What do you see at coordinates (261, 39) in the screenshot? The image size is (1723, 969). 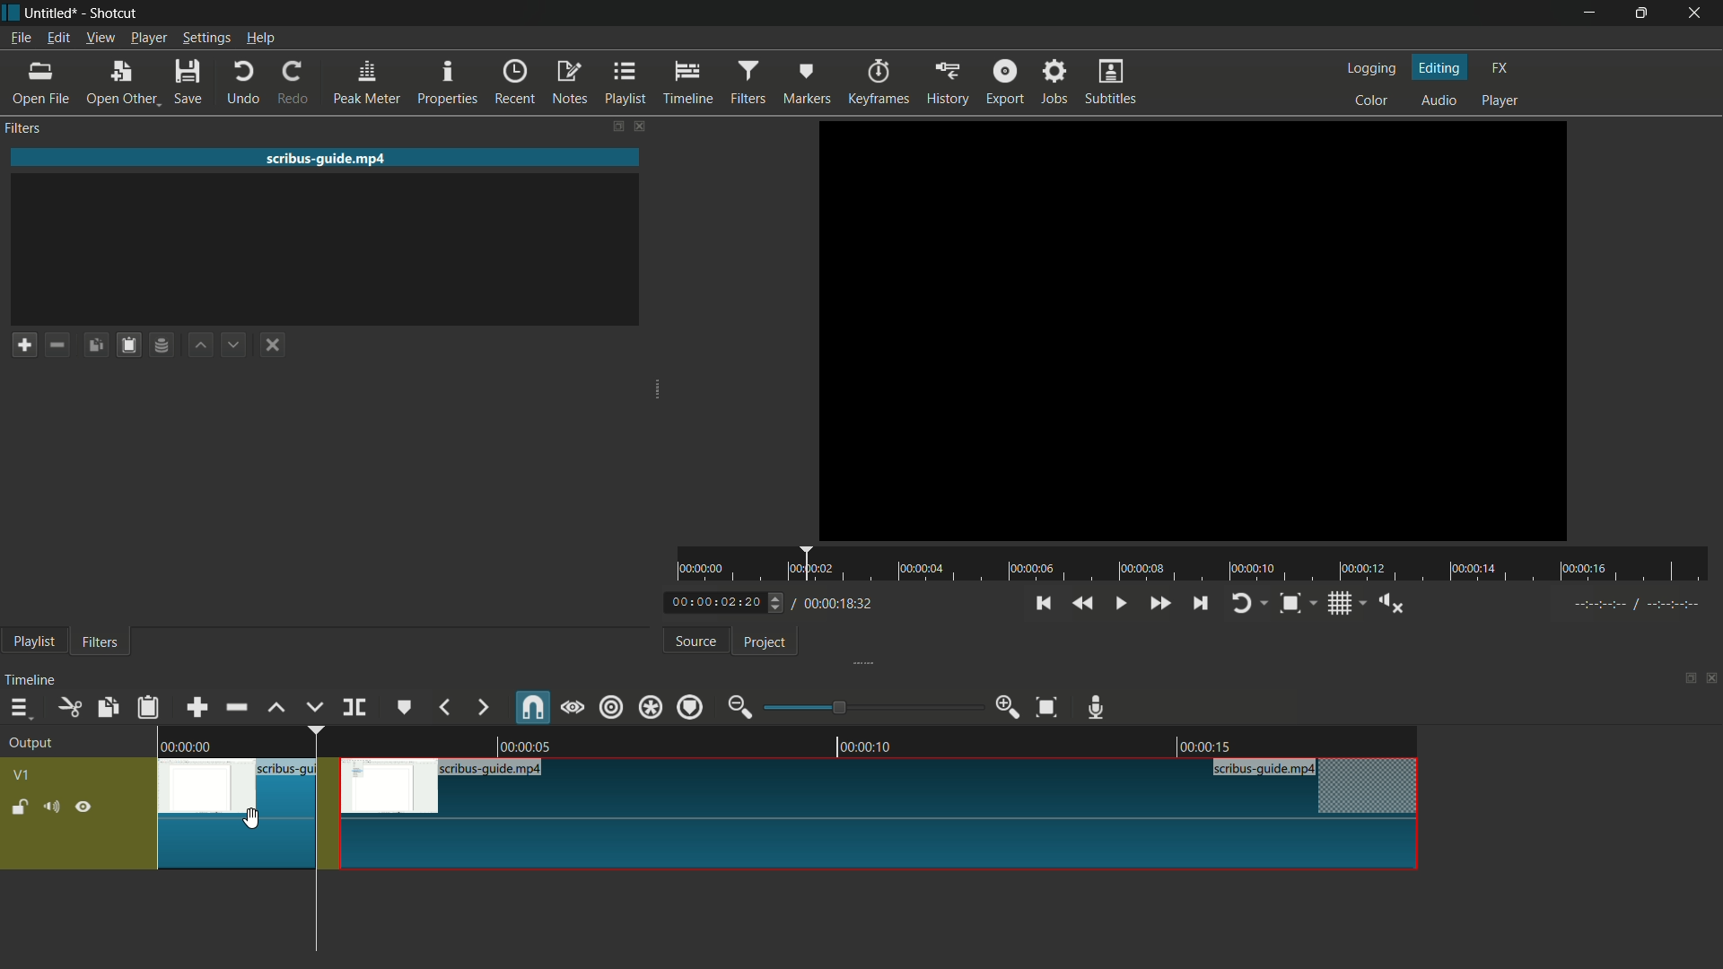 I see `help menu` at bounding box center [261, 39].